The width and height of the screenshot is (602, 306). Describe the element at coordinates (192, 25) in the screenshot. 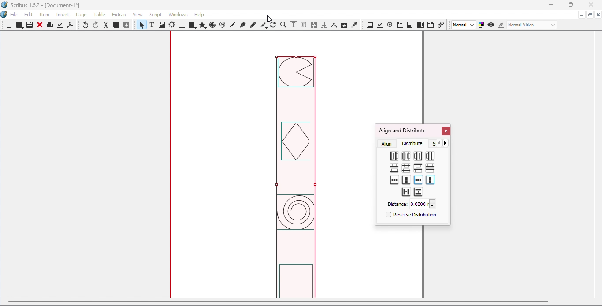

I see `Shapes` at that location.